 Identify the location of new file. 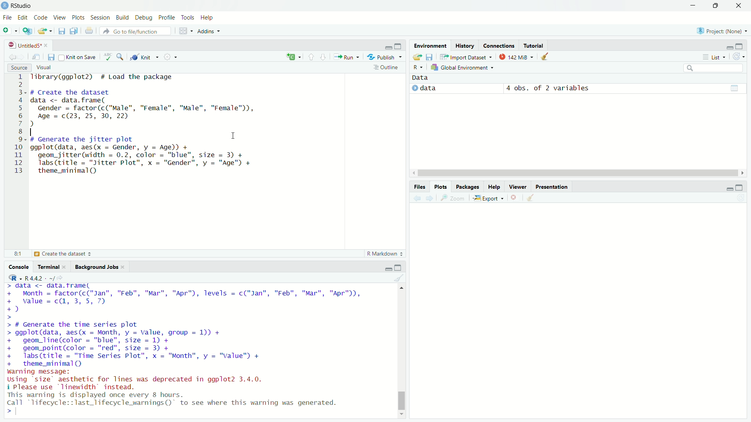
(9, 30).